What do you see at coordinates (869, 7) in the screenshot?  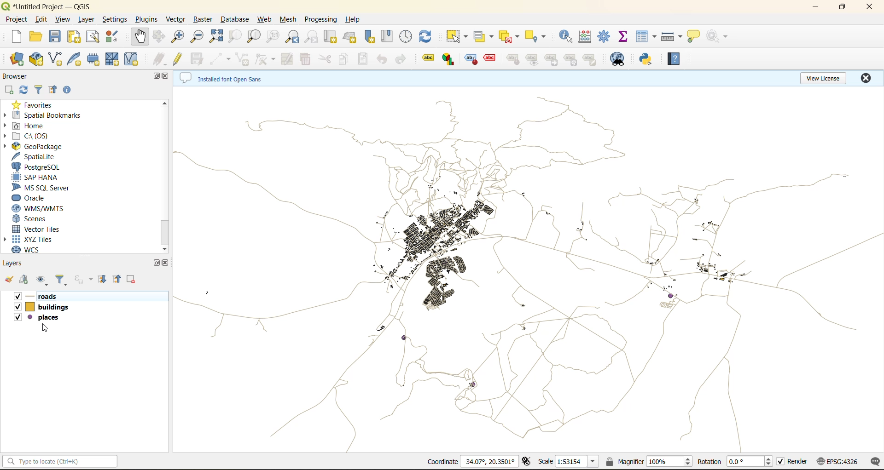 I see `close` at bounding box center [869, 7].